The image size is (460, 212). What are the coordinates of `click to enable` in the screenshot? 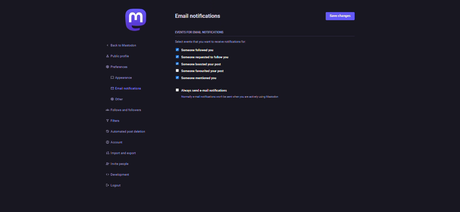 It's located at (177, 90).